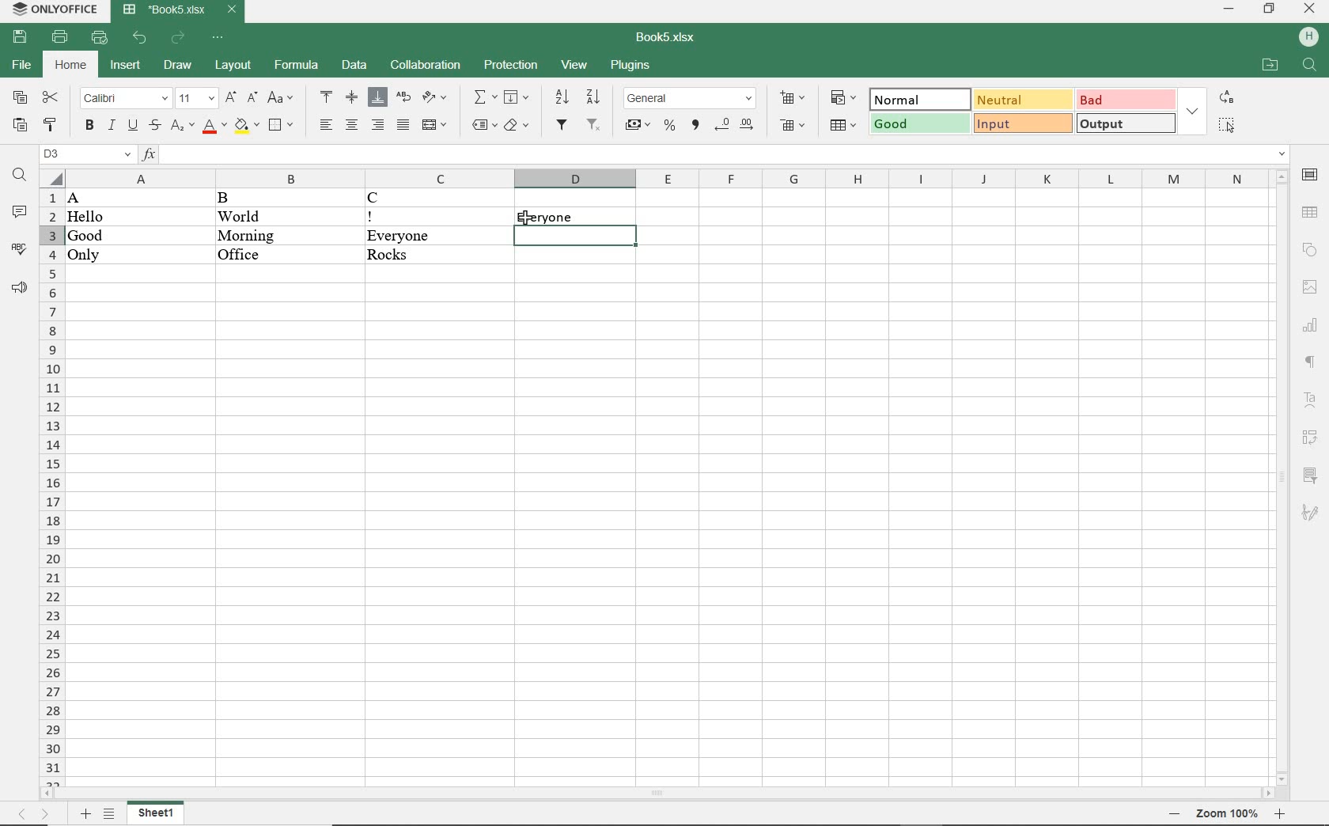 The height and width of the screenshot is (826, 1329). Describe the element at coordinates (1023, 123) in the screenshot. I see `input` at that location.